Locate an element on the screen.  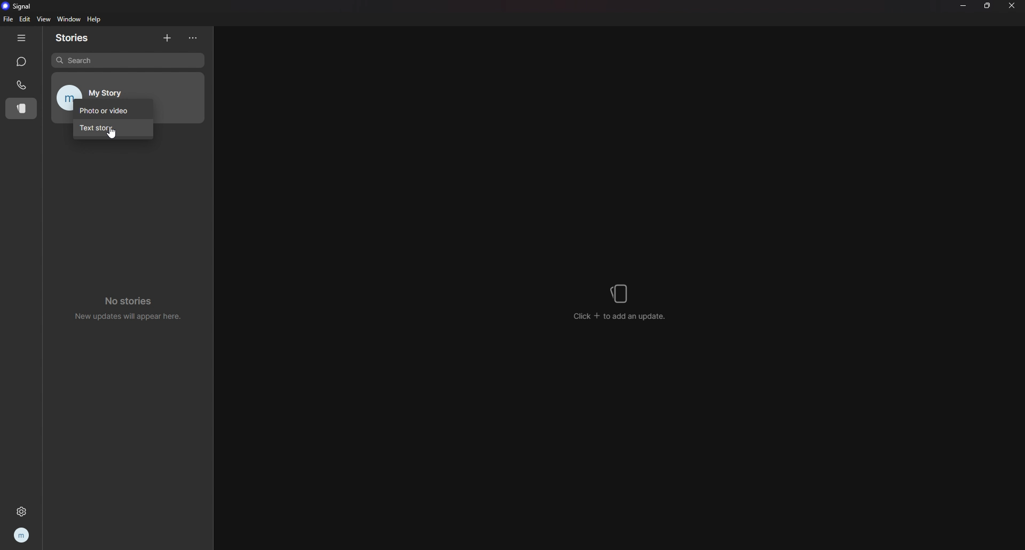
settings is located at coordinates (23, 509).